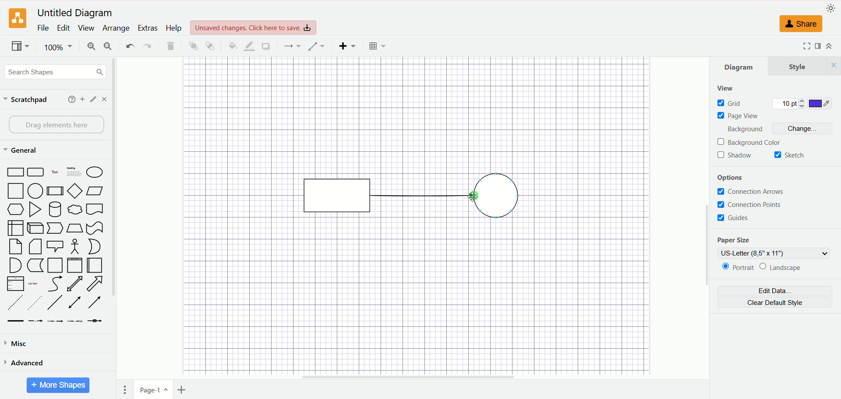 This screenshot has height=399, width=841. What do you see at coordinates (35, 266) in the screenshot?
I see `Marker` at bounding box center [35, 266].